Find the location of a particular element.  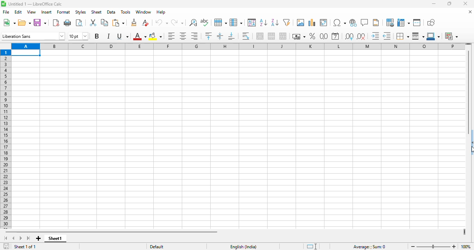

help is located at coordinates (161, 12).